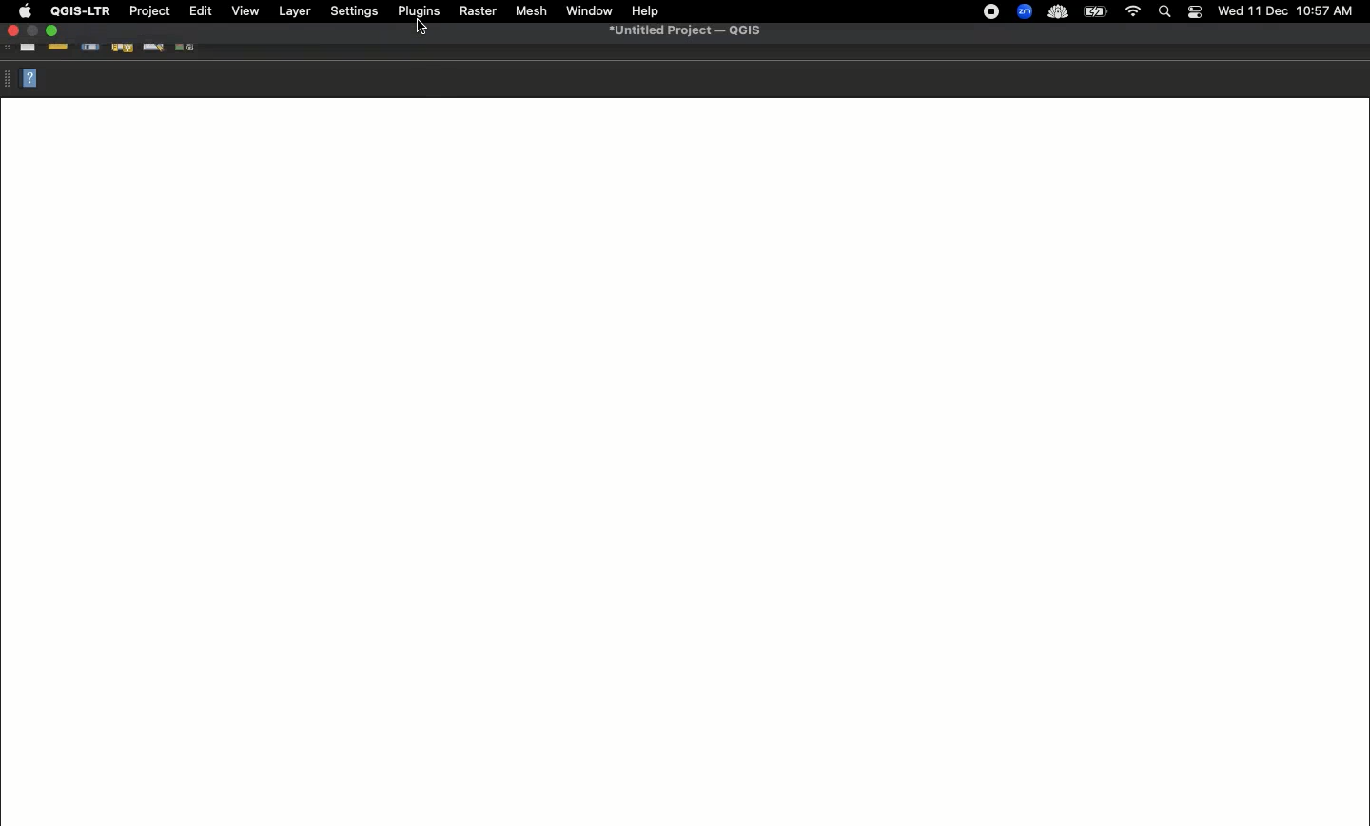 This screenshot has height=826, width=1370. Describe the element at coordinates (1100, 11) in the screenshot. I see `Charge` at that location.